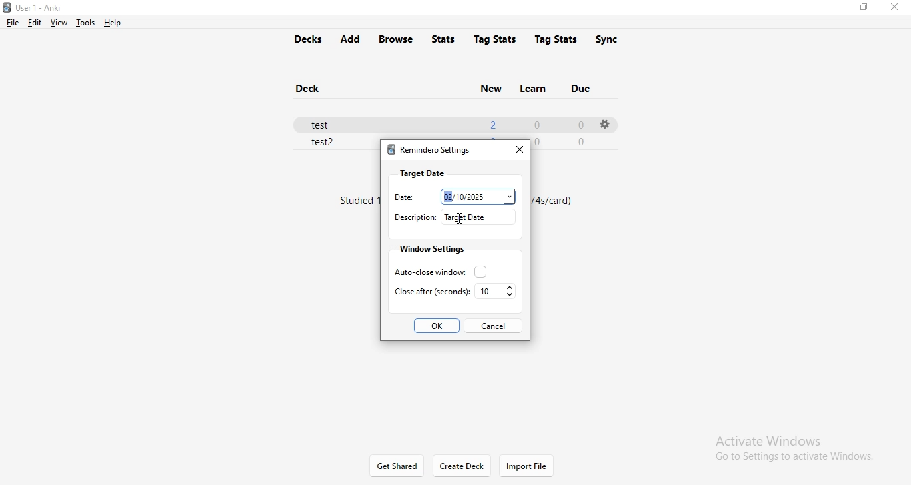 Image resolution: width=911 pixels, height=485 pixels. What do you see at coordinates (428, 151) in the screenshot?
I see `remindero settings` at bounding box center [428, 151].